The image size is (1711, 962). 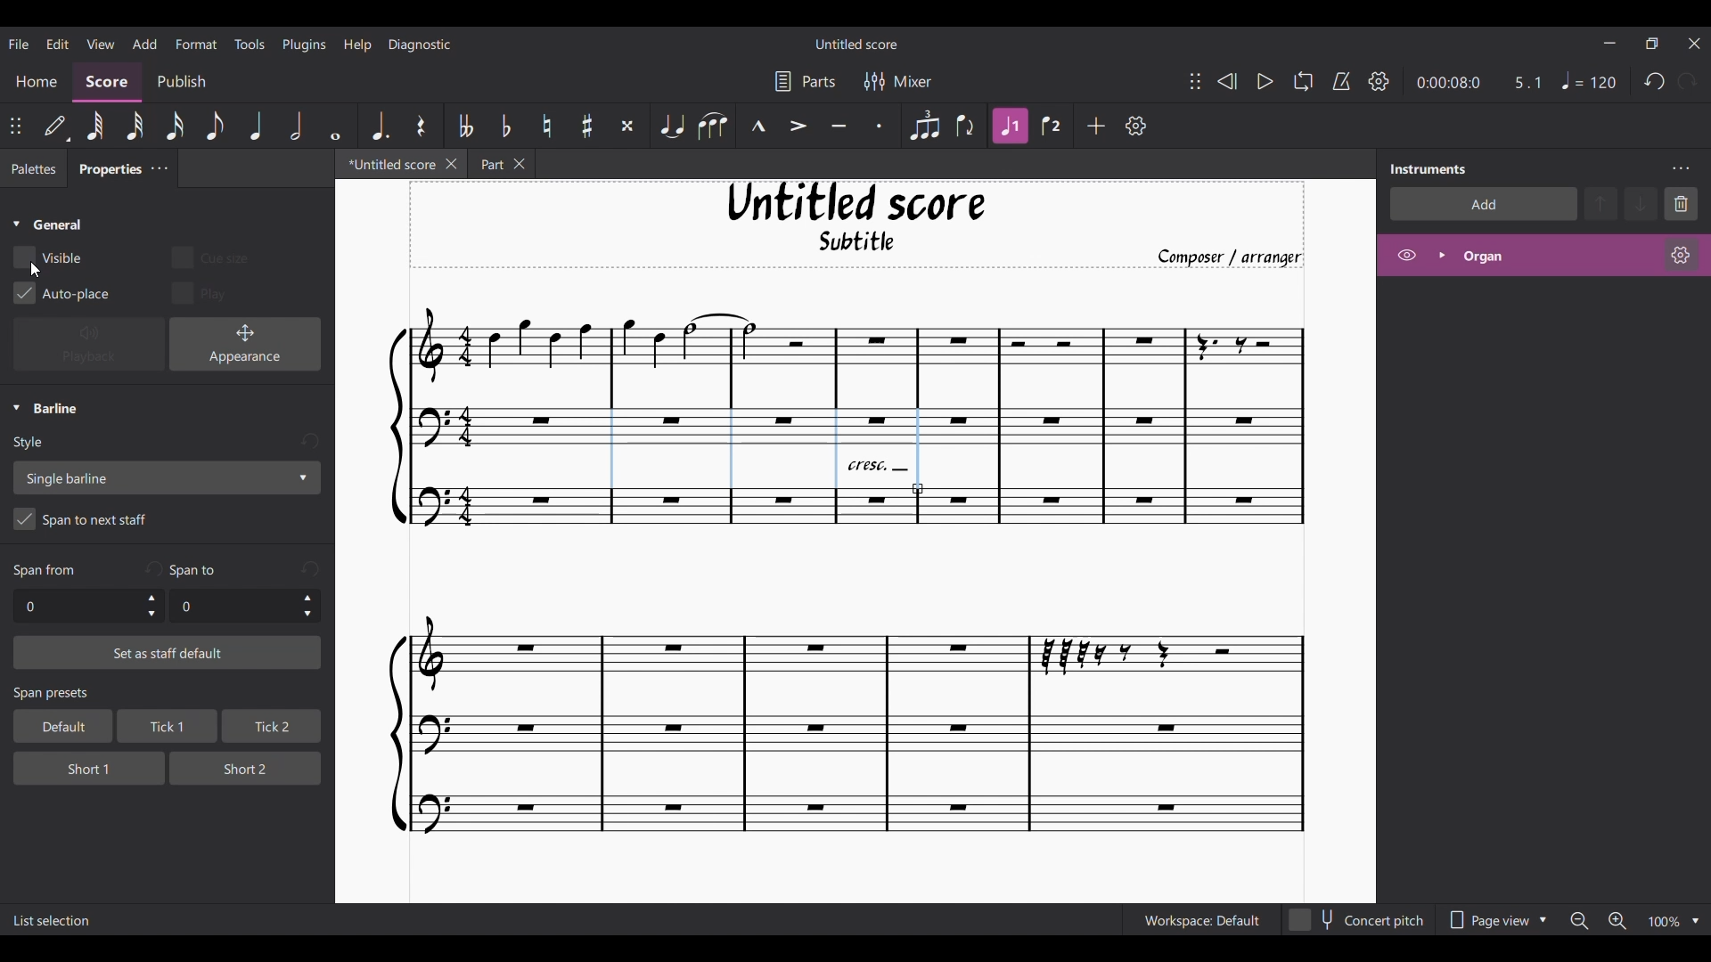 I want to click on Composer/arranger, so click(x=1238, y=257).